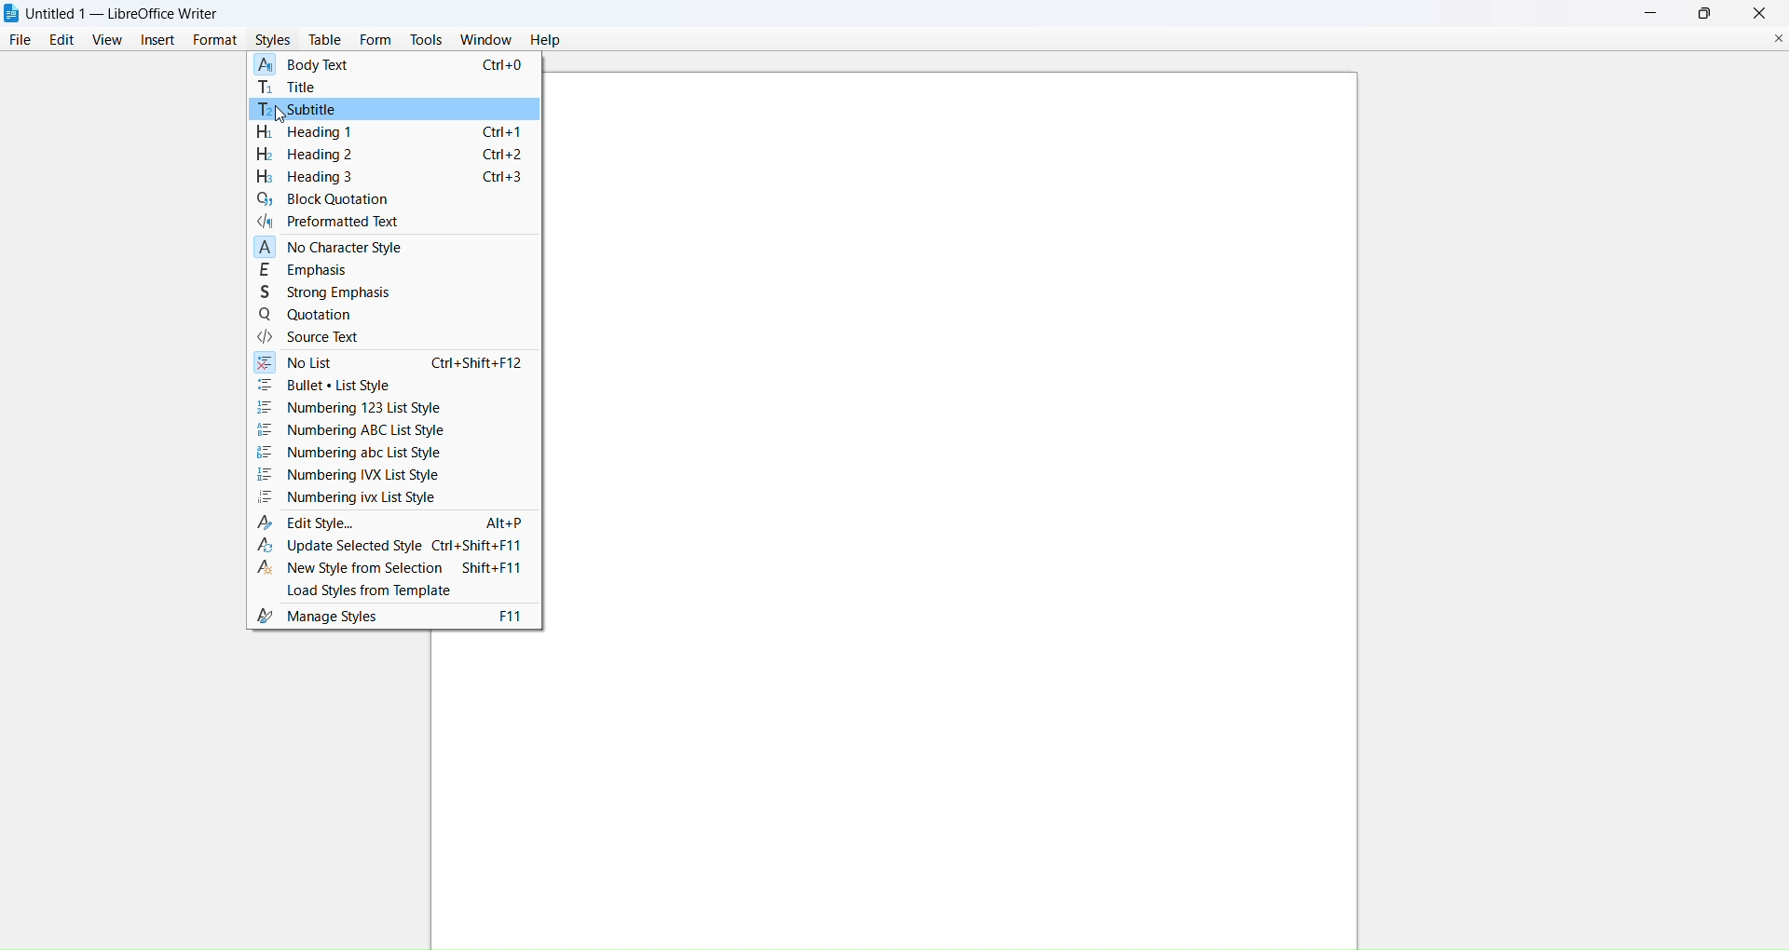 This screenshot has width=1789, height=950. What do you see at coordinates (390, 548) in the screenshot?
I see `updated selected style   Crtl+Shift+F11` at bounding box center [390, 548].